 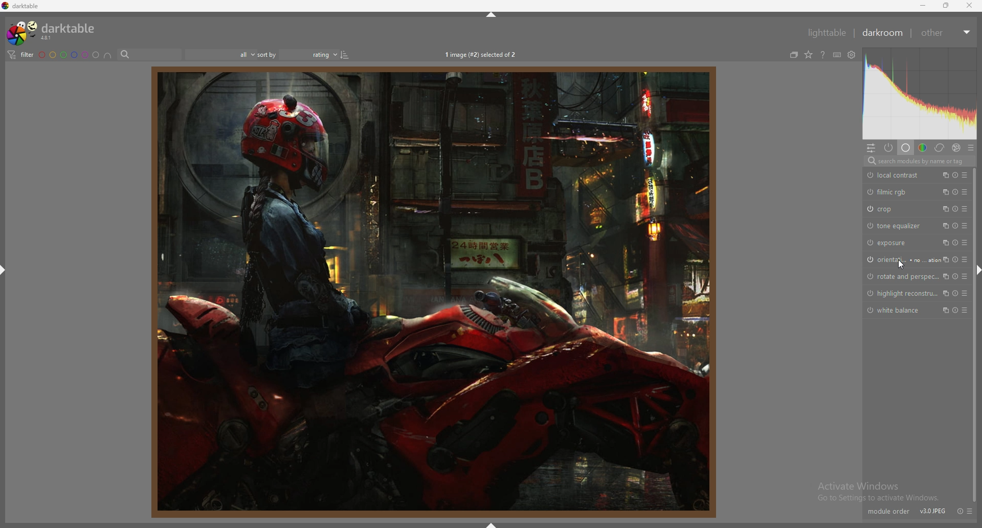 What do you see at coordinates (954, 294) in the screenshot?
I see `reset` at bounding box center [954, 294].